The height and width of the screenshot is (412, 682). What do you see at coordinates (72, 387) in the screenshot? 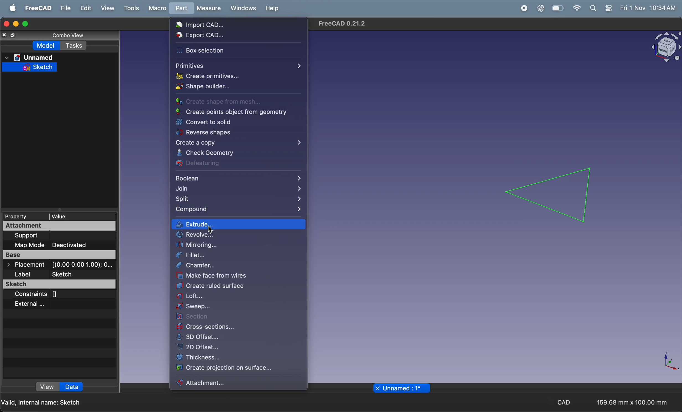
I see `data` at bounding box center [72, 387].